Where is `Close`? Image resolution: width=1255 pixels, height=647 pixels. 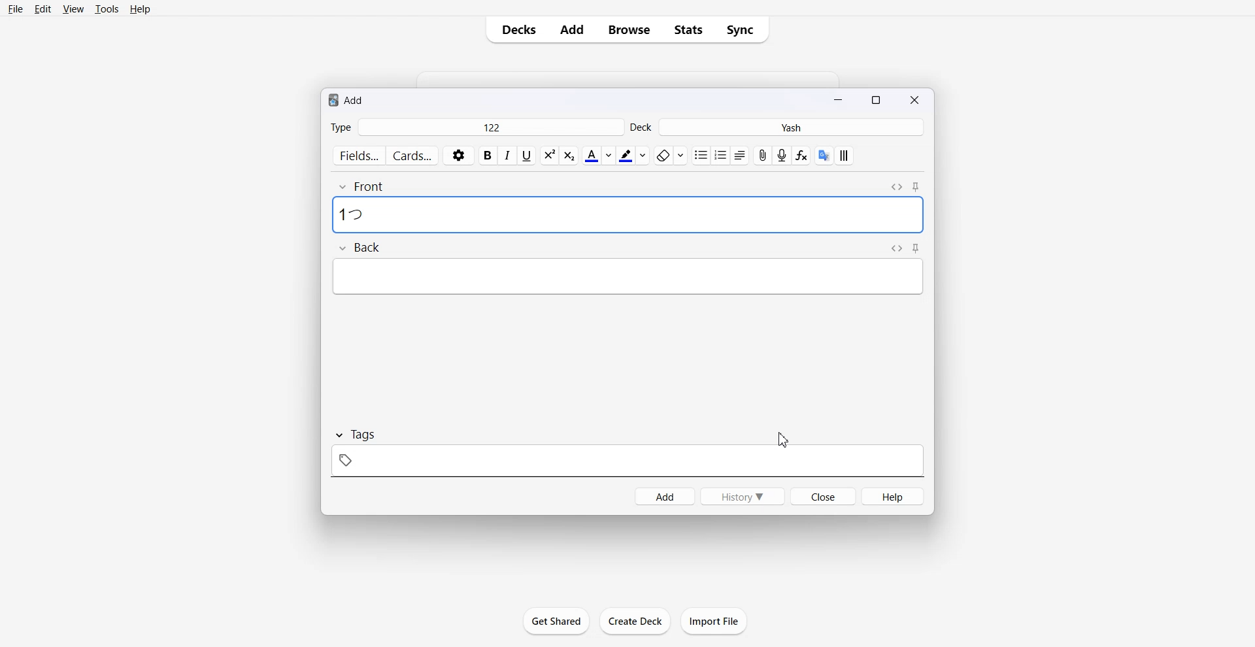
Close is located at coordinates (914, 99).